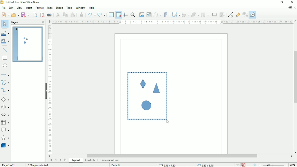  I want to click on Copy, so click(65, 14).